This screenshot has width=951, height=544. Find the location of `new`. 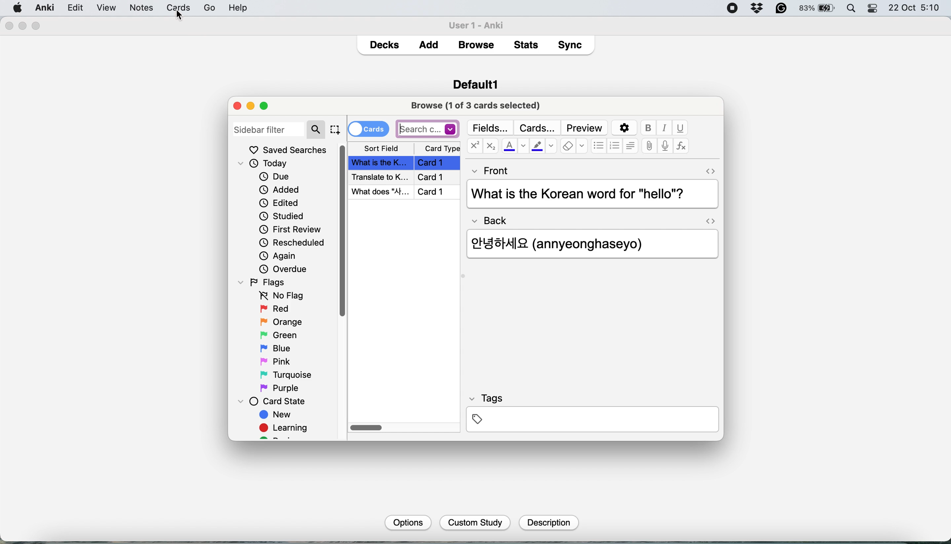

new is located at coordinates (276, 415).